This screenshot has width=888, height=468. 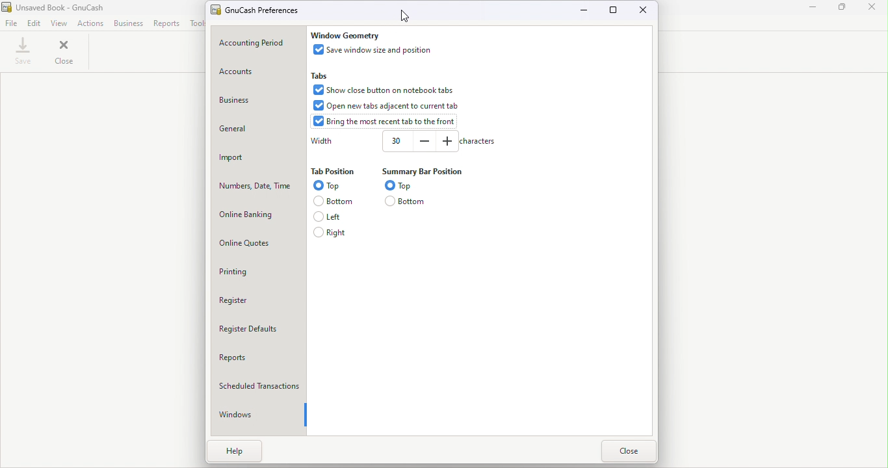 What do you see at coordinates (254, 104) in the screenshot?
I see `Business` at bounding box center [254, 104].